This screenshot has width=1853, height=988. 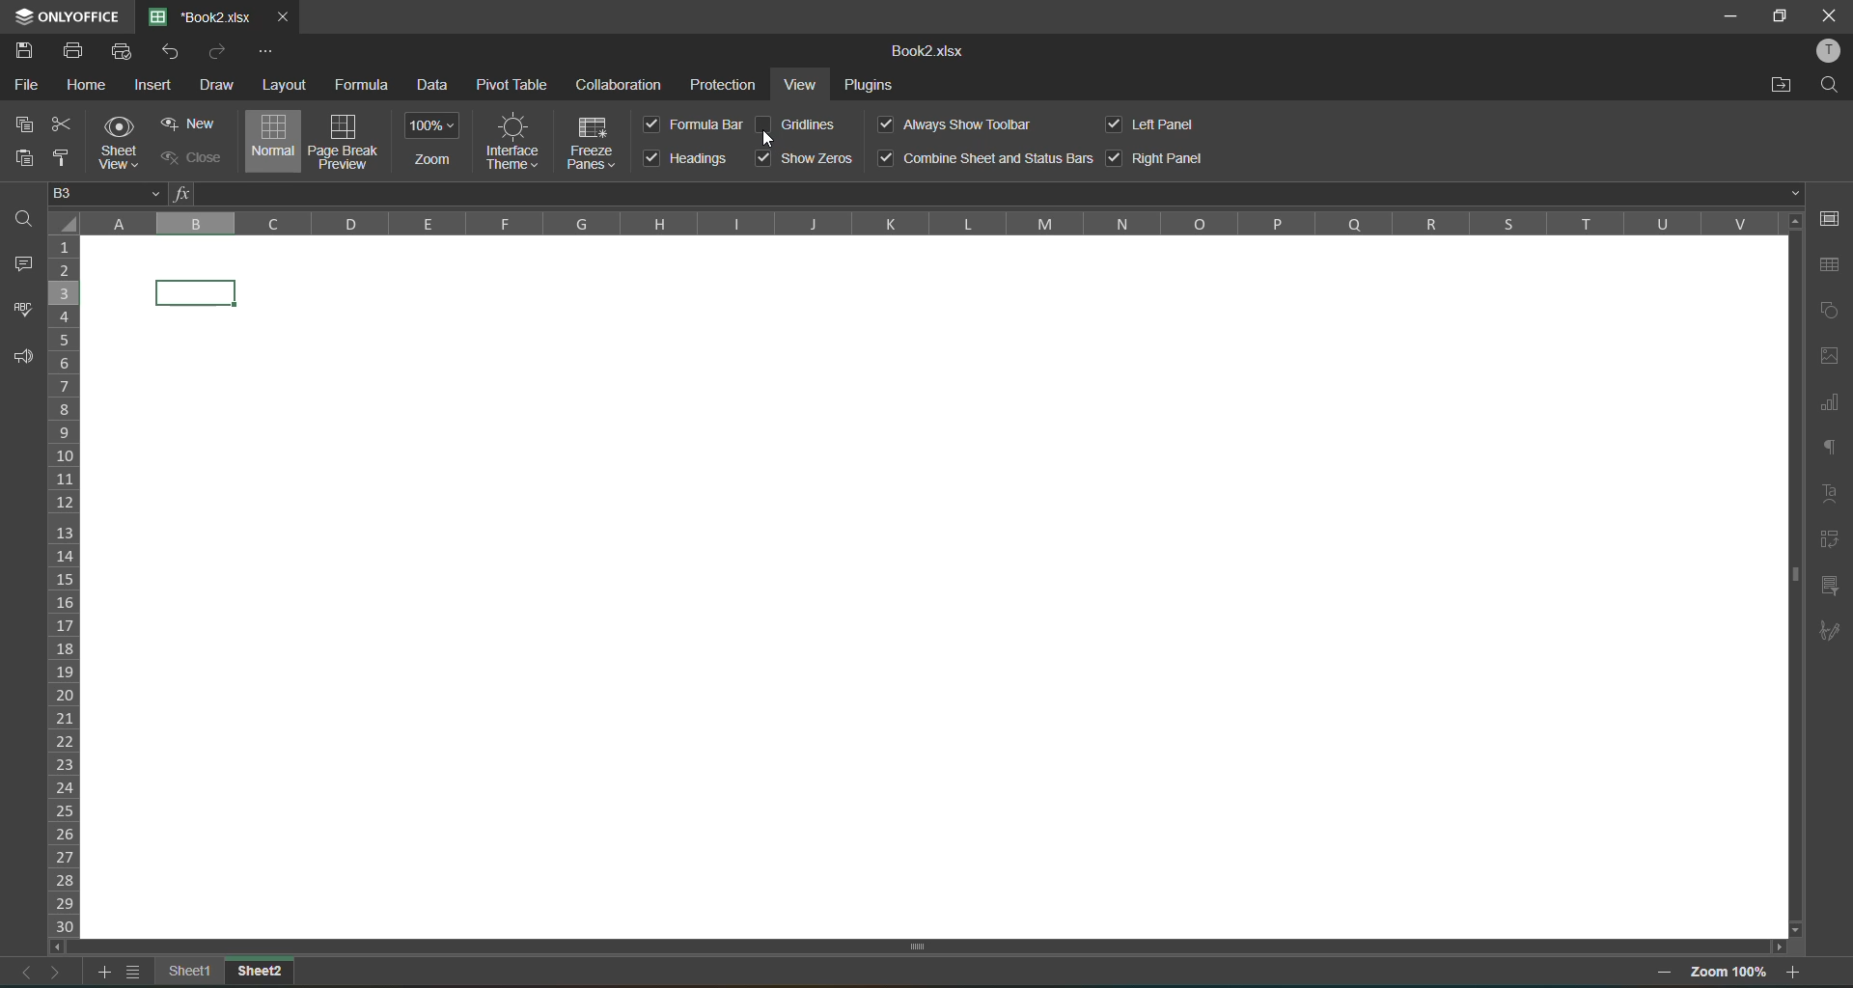 I want to click on undo, so click(x=175, y=50).